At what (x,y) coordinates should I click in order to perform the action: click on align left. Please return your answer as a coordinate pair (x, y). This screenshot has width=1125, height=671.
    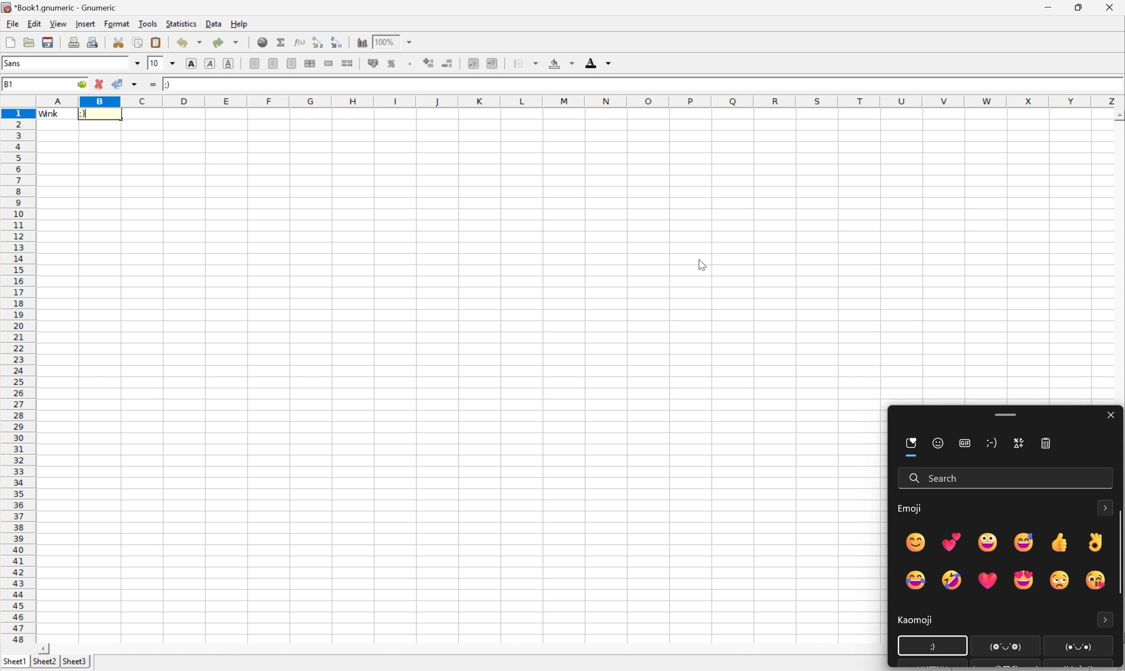
    Looking at the image, I should click on (256, 63).